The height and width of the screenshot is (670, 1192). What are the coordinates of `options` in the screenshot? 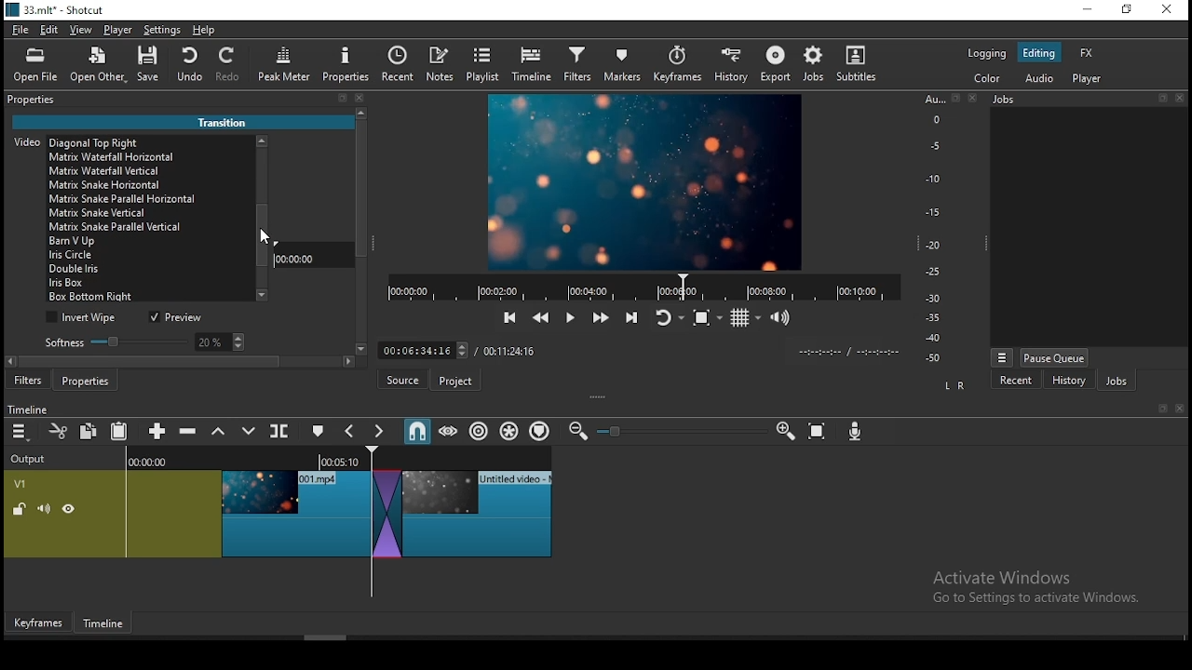 It's located at (1002, 355).